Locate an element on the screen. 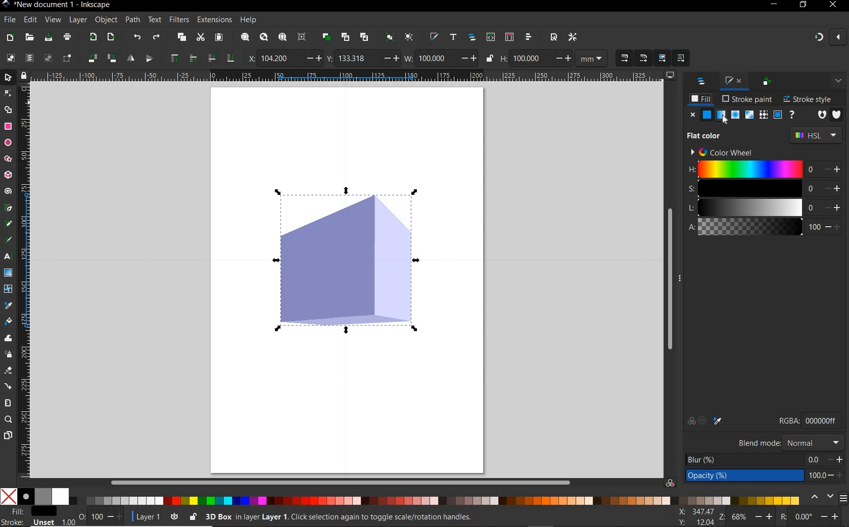 Image resolution: width=849 pixels, height=527 pixels. LOCK/UNLOCK is located at coordinates (490, 59).